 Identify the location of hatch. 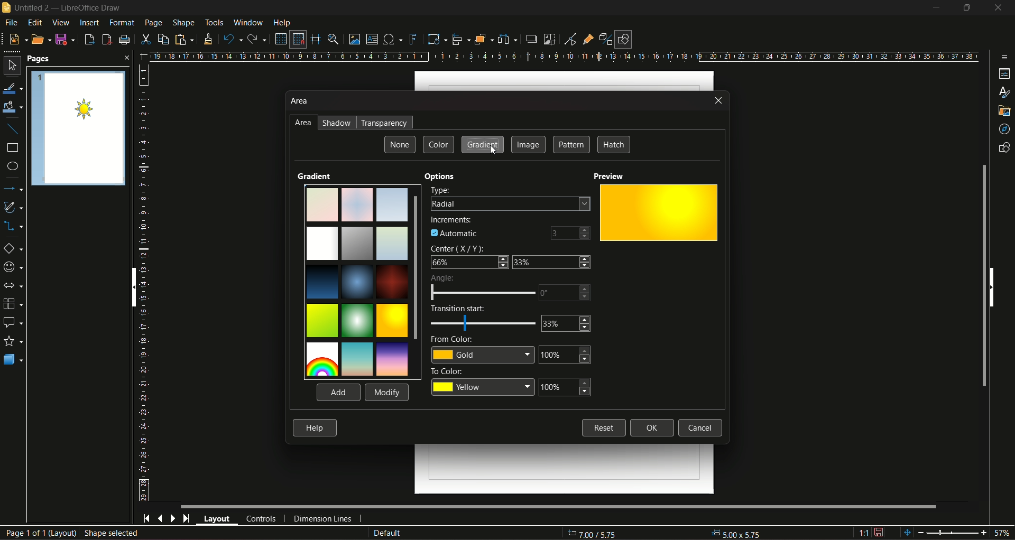
(615, 144).